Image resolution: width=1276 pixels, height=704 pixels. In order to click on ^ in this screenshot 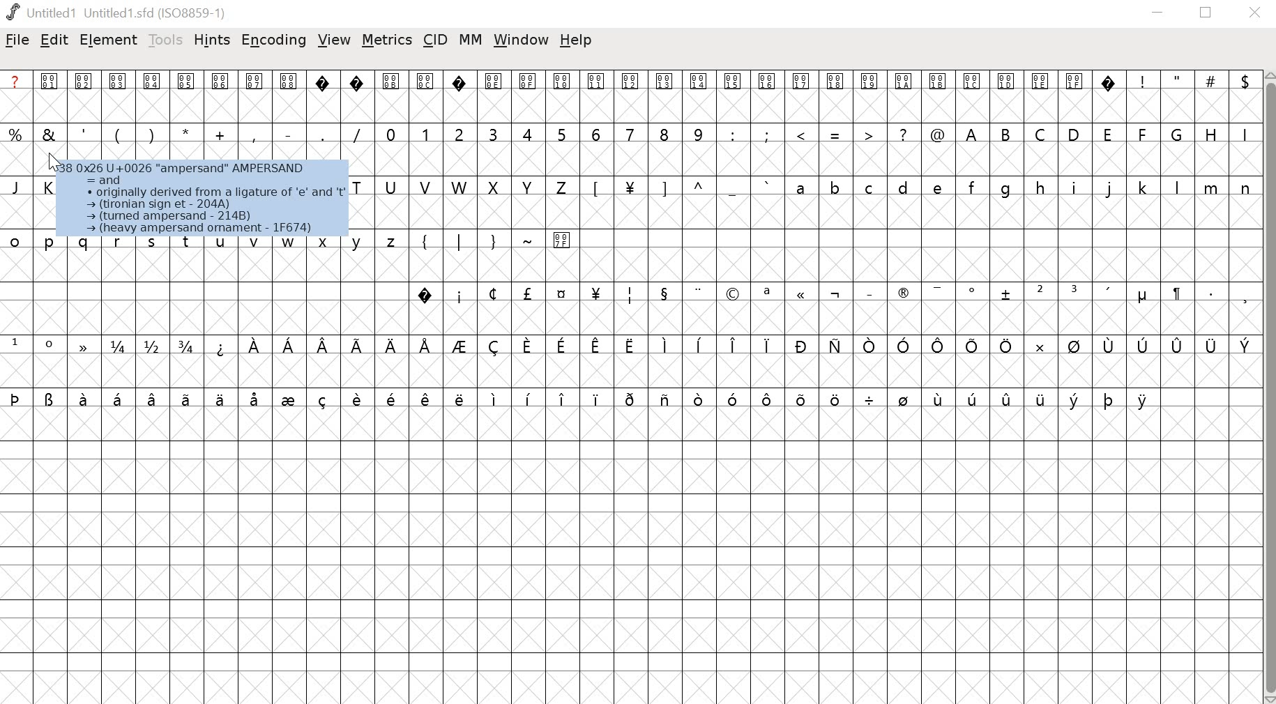, I will do `click(701, 185)`.